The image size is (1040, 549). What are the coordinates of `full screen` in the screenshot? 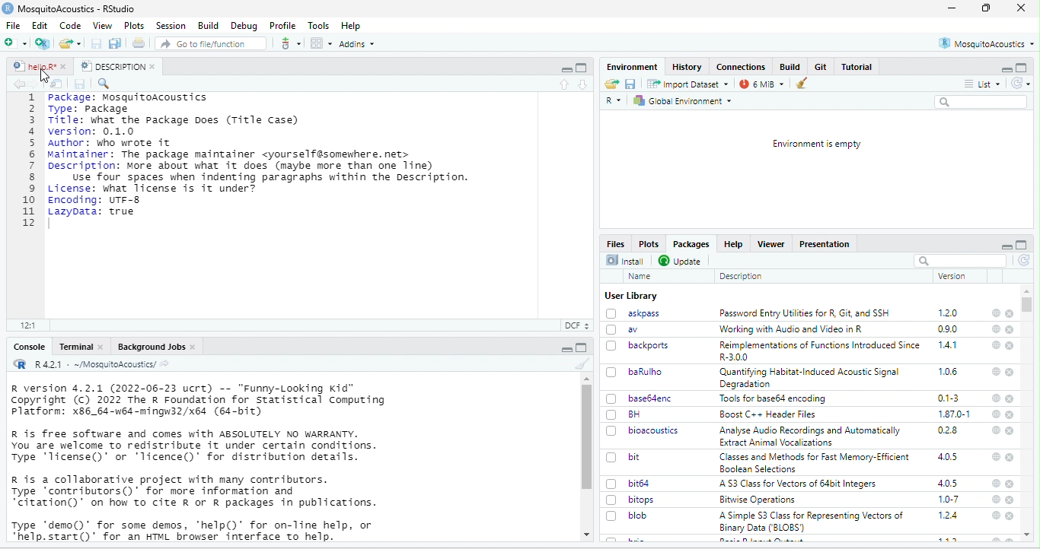 It's located at (1022, 245).